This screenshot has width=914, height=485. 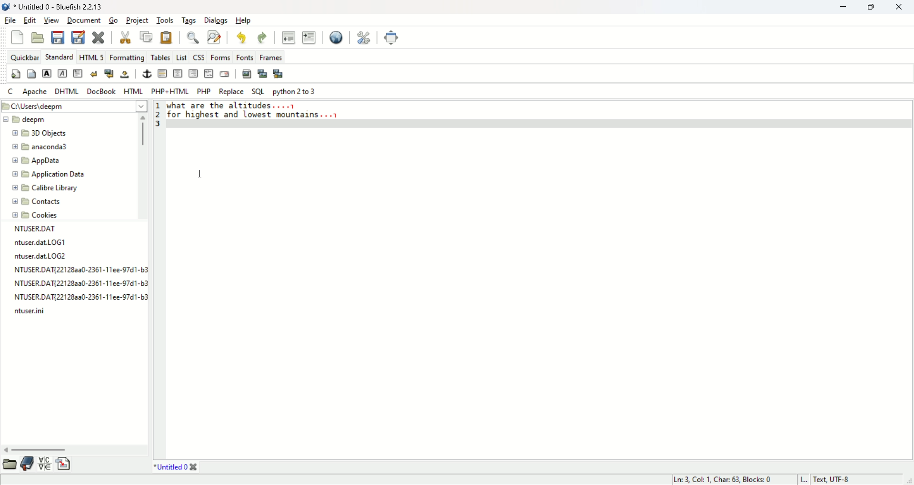 I want to click on insert images, so click(x=247, y=73).